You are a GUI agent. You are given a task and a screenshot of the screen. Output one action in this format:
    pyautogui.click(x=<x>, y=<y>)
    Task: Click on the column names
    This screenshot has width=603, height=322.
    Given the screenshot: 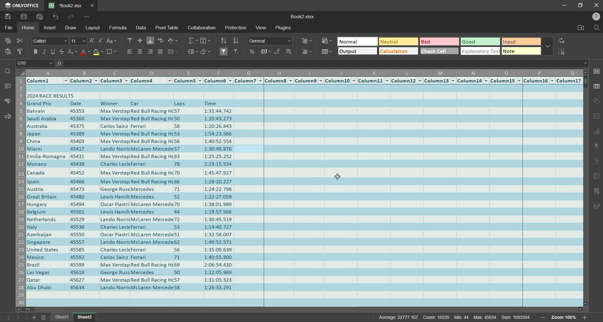 What is the action you would take?
    pyautogui.click(x=305, y=73)
    